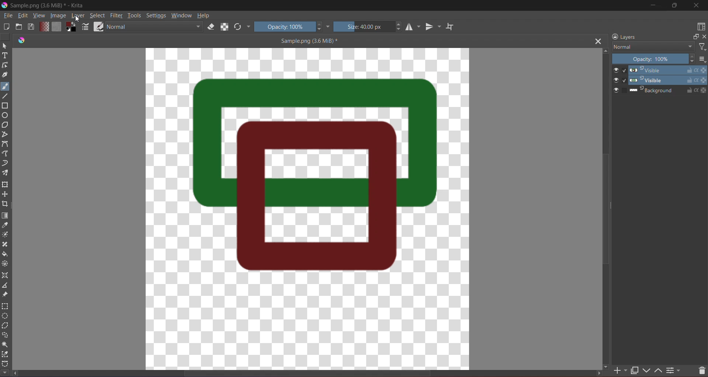  I want to click on Scroll up, so click(605, 51).